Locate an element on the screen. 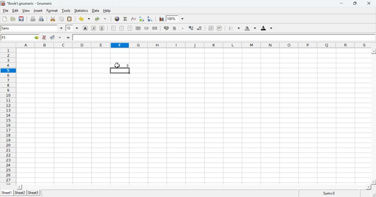 The width and height of the screenshot is (376, 197). Close is located at coordinates (369, 4).